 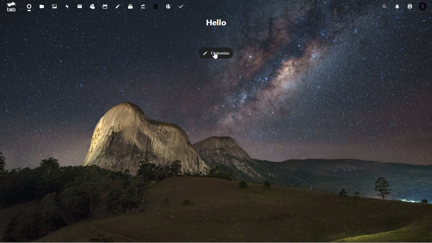 I want to click on upgrade, so click(x=143, y=7).